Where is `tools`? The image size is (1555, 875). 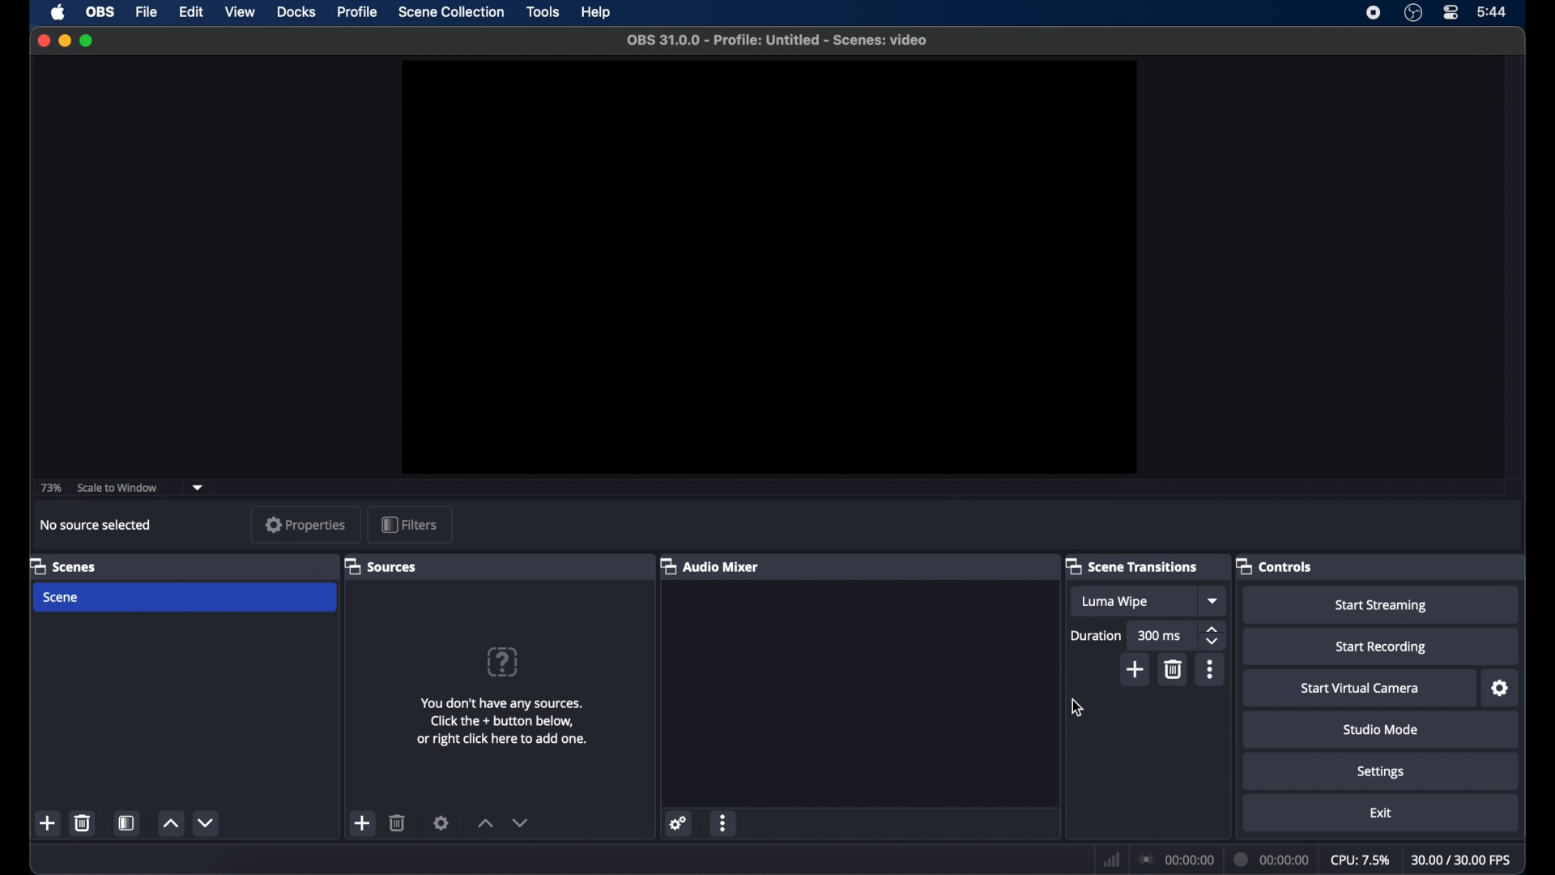
tools is located at coordinates (543, 12).